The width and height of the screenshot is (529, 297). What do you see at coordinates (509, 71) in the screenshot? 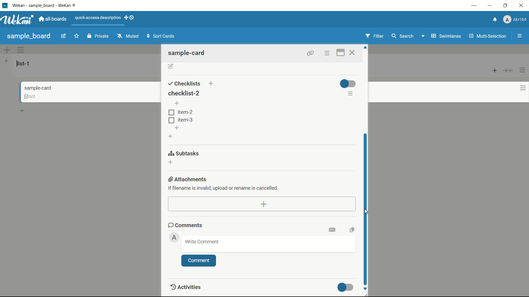
I see `collapse` at bounding box center [509, 71].